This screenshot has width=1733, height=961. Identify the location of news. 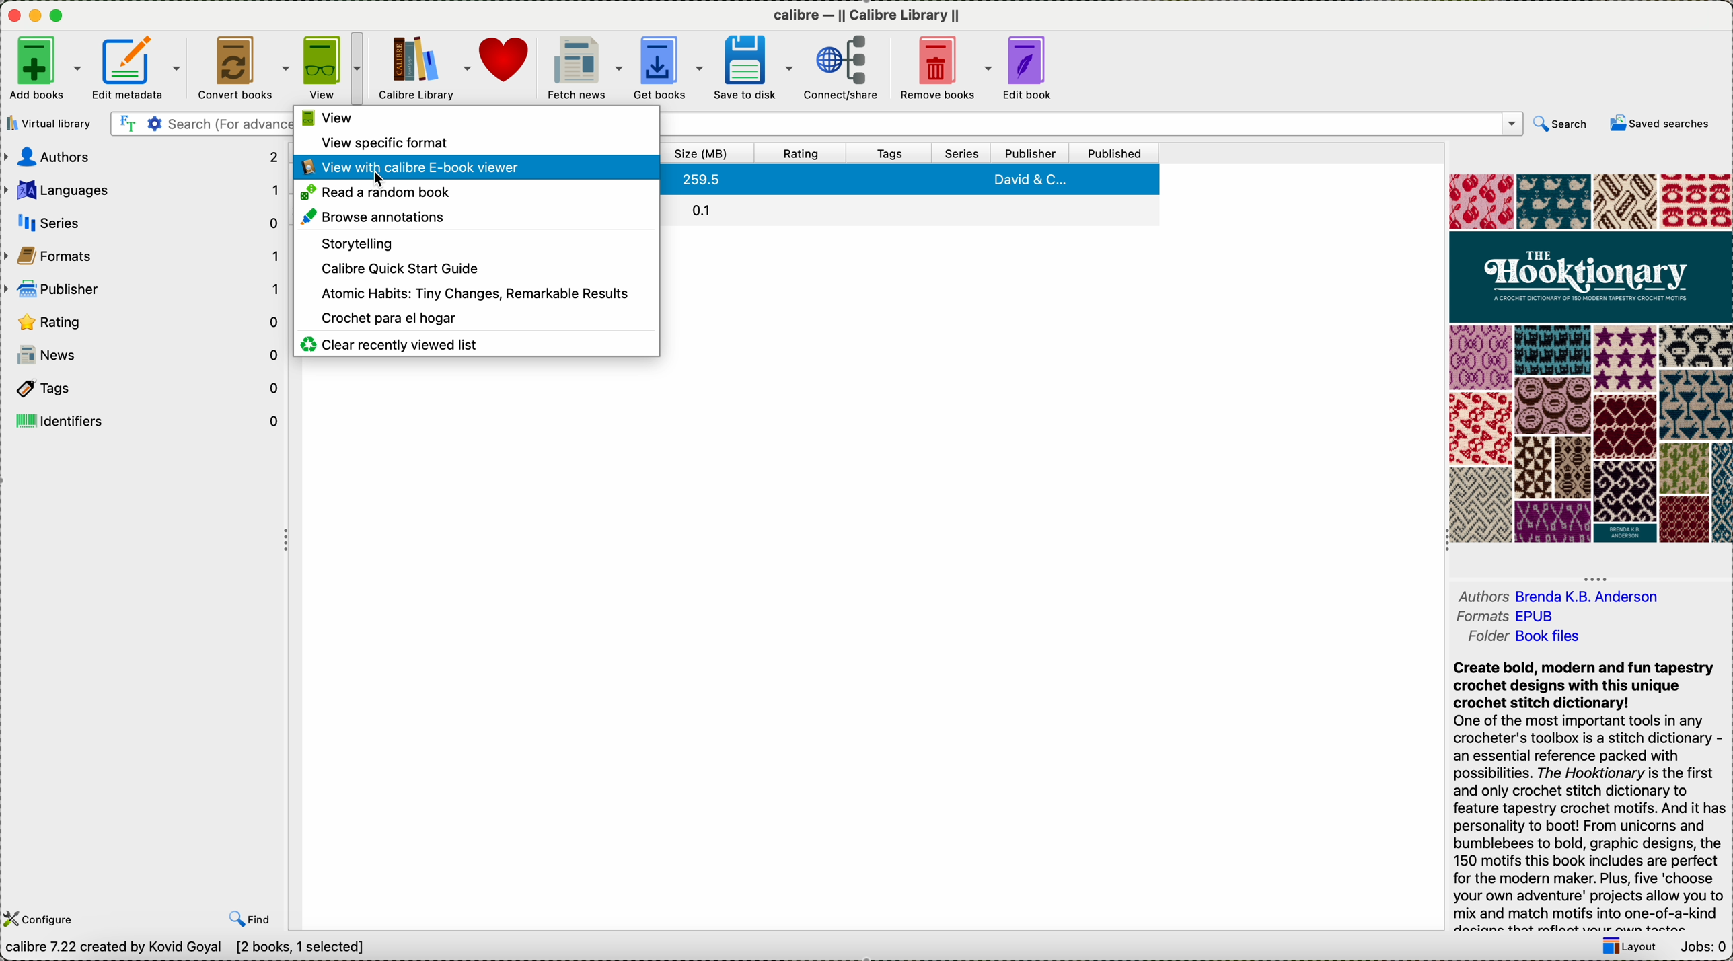
(144, 354).